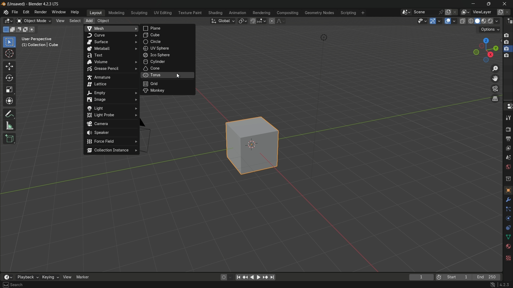  What do you see at coordinates (507, 167) in the screenshot?
I see `world` at bounding box center [507, 167].